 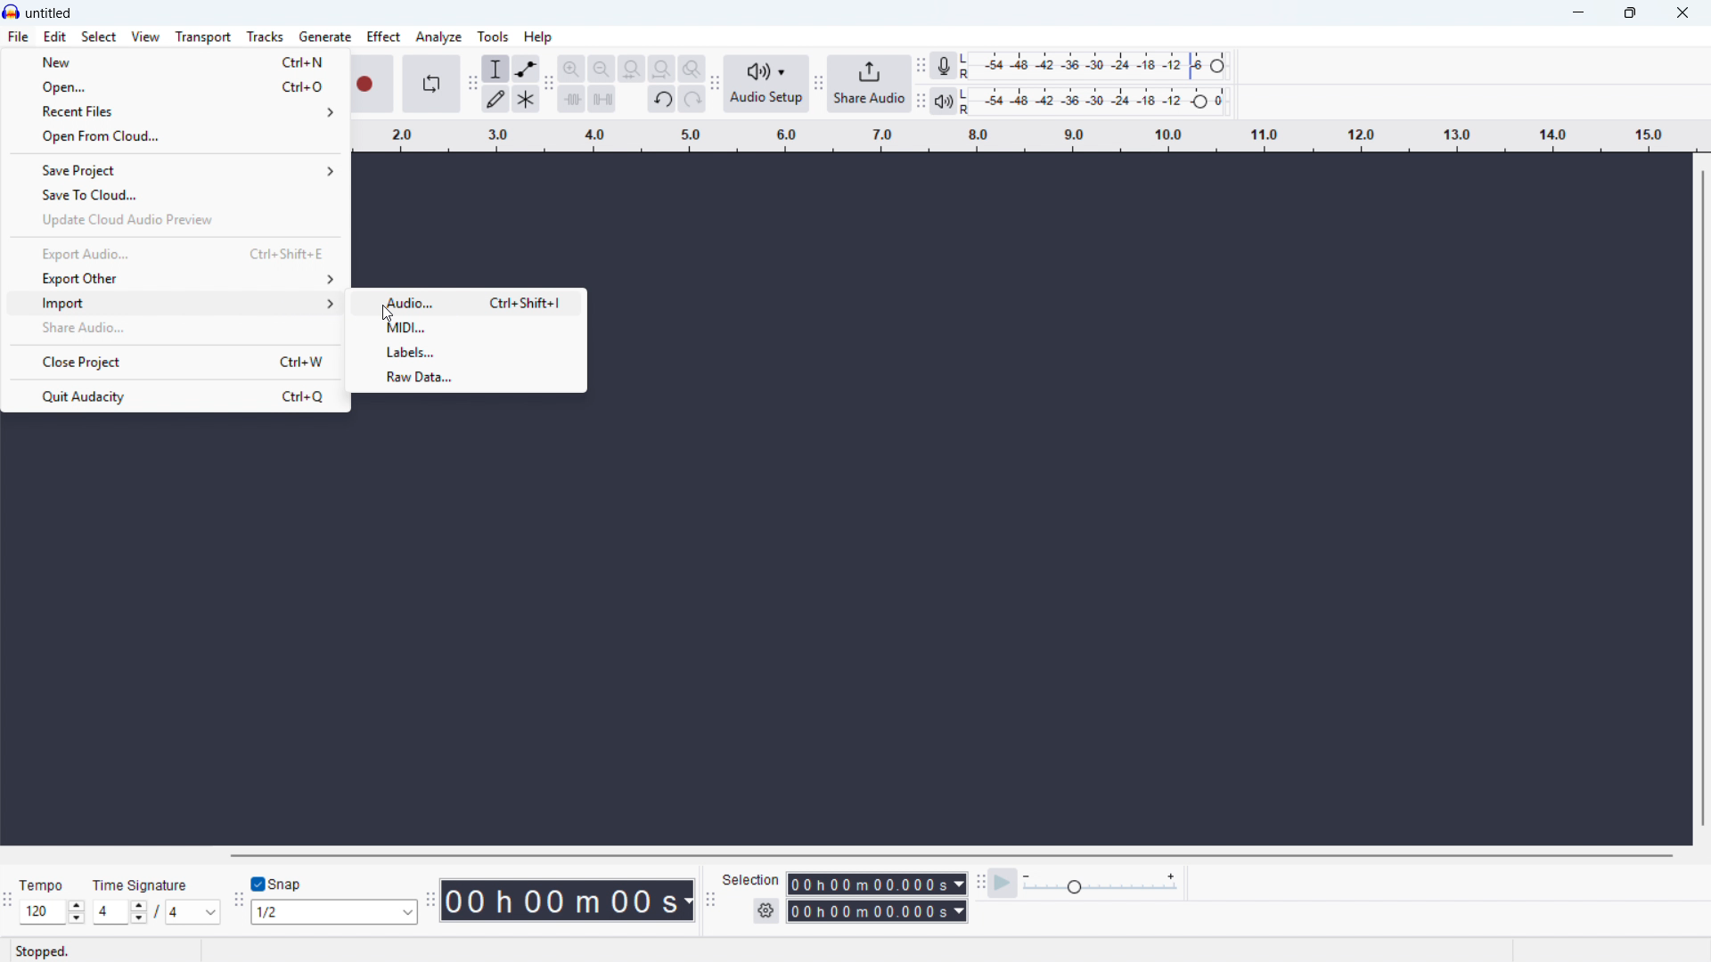 I want to click on Playback level , so click(x=1098, y=102).